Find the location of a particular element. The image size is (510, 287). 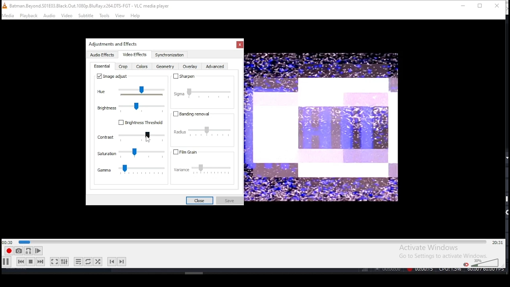

fil grain on/off is located at coordinates (194, 152).